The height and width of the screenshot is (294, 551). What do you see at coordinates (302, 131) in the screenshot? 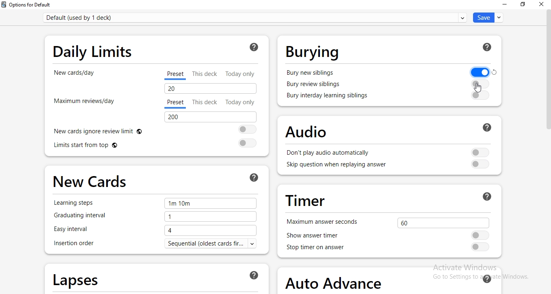
I see `audio` at bounding box center [302, 131].